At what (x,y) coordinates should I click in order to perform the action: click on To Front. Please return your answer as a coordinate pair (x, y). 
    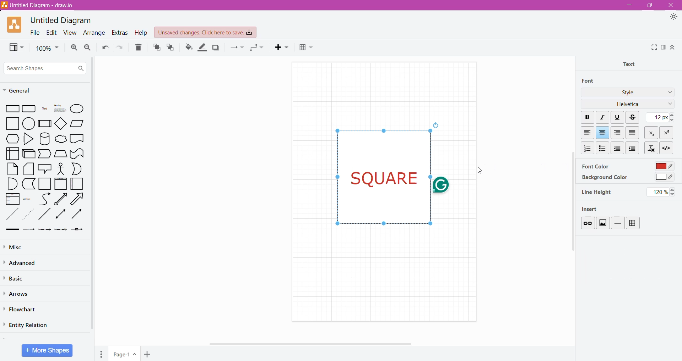
    Looking at the image, I should click on (157, 48).